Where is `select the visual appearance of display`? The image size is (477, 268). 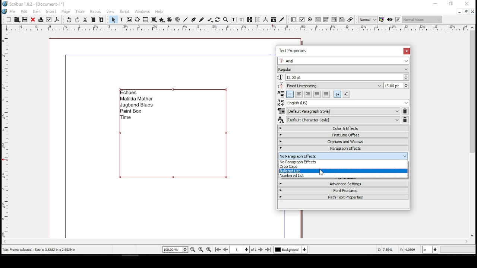 select the visual appearance of display is located at coordinates (422, 19).